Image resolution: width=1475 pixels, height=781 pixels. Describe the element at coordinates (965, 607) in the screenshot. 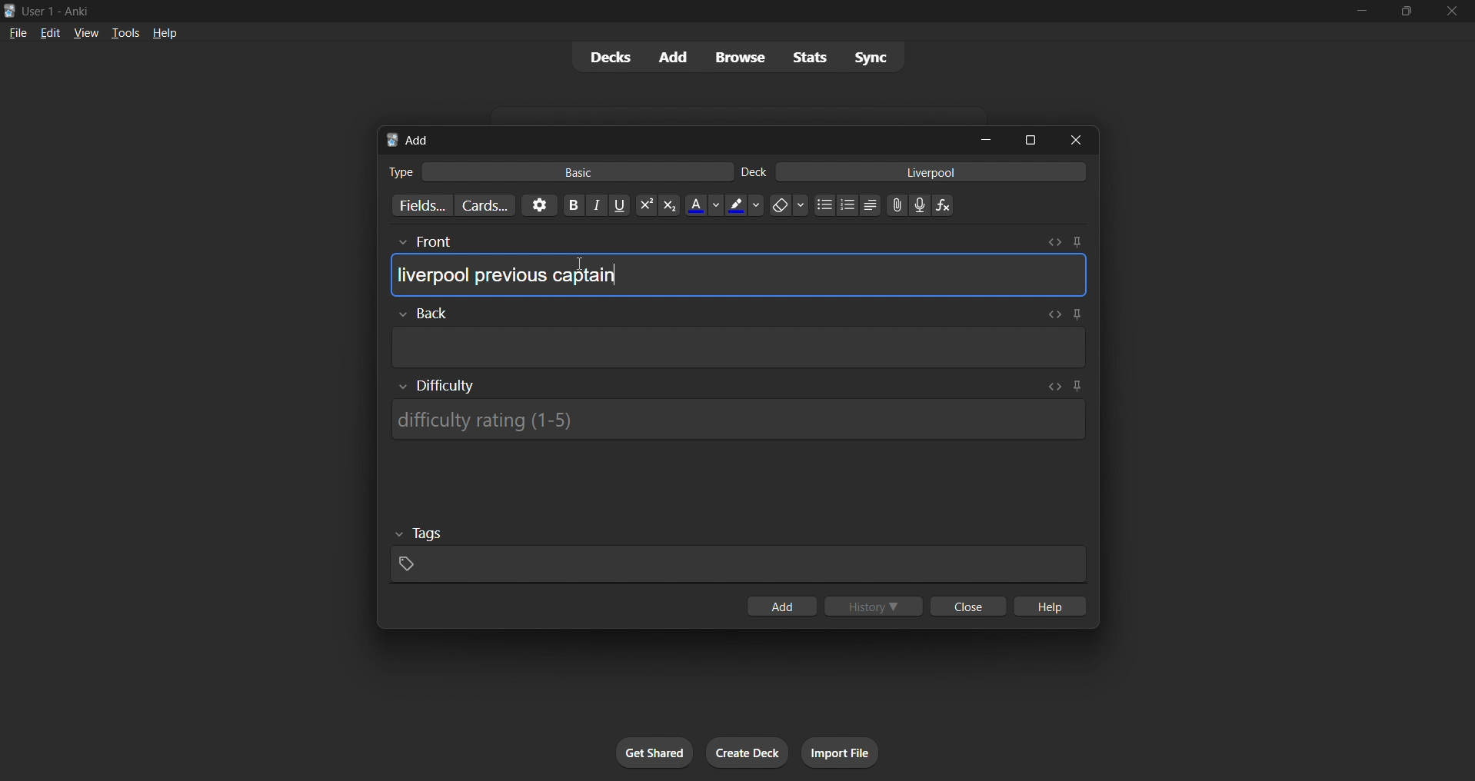

I see `close` at that location.